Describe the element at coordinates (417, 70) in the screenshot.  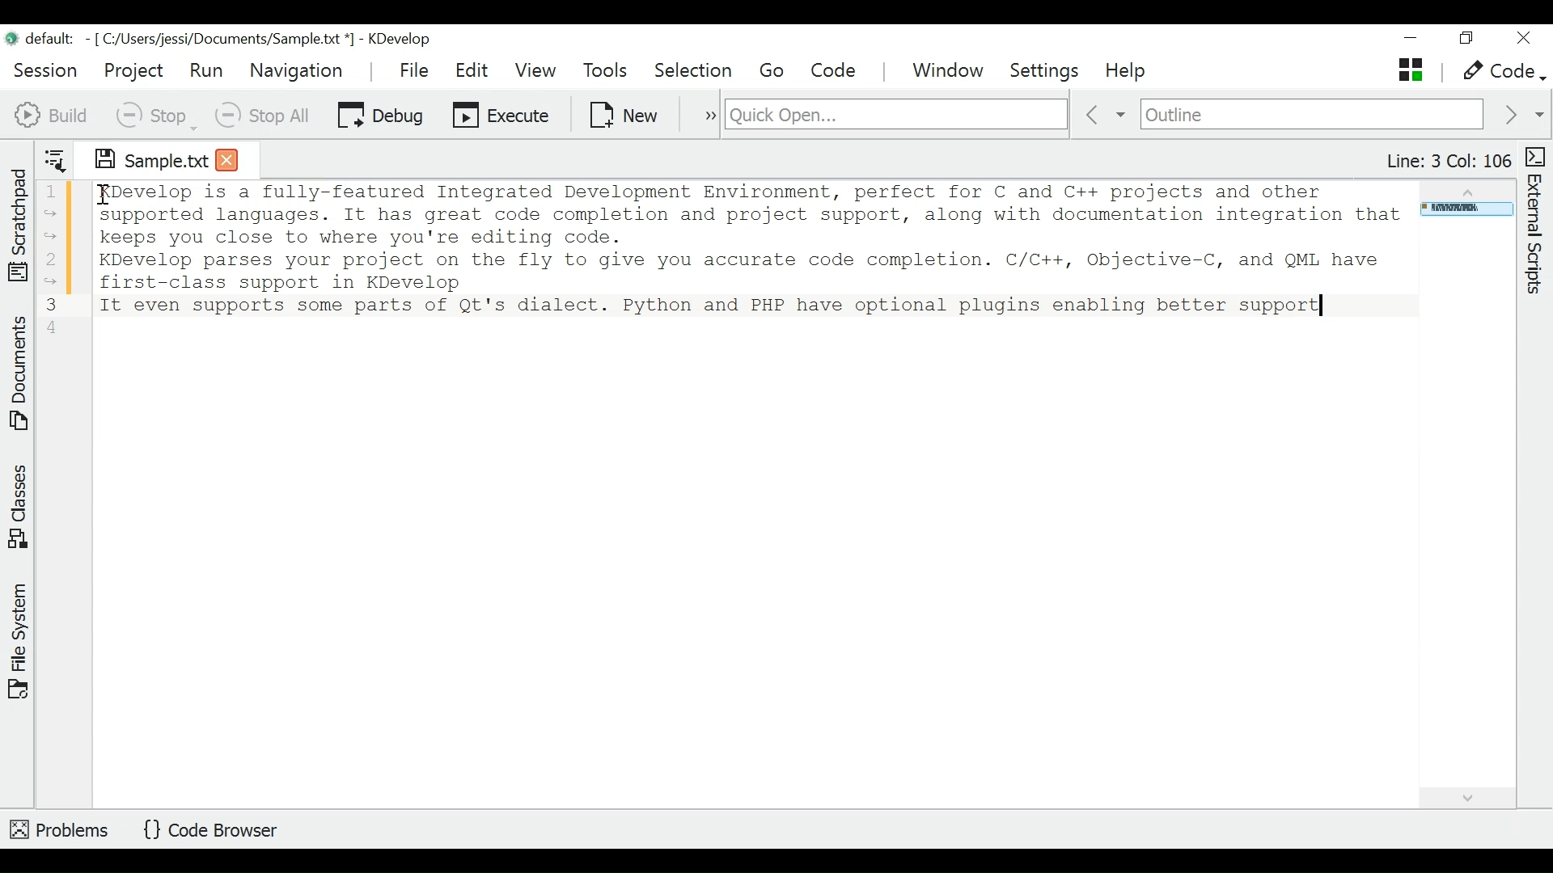
I see `File` at that location.